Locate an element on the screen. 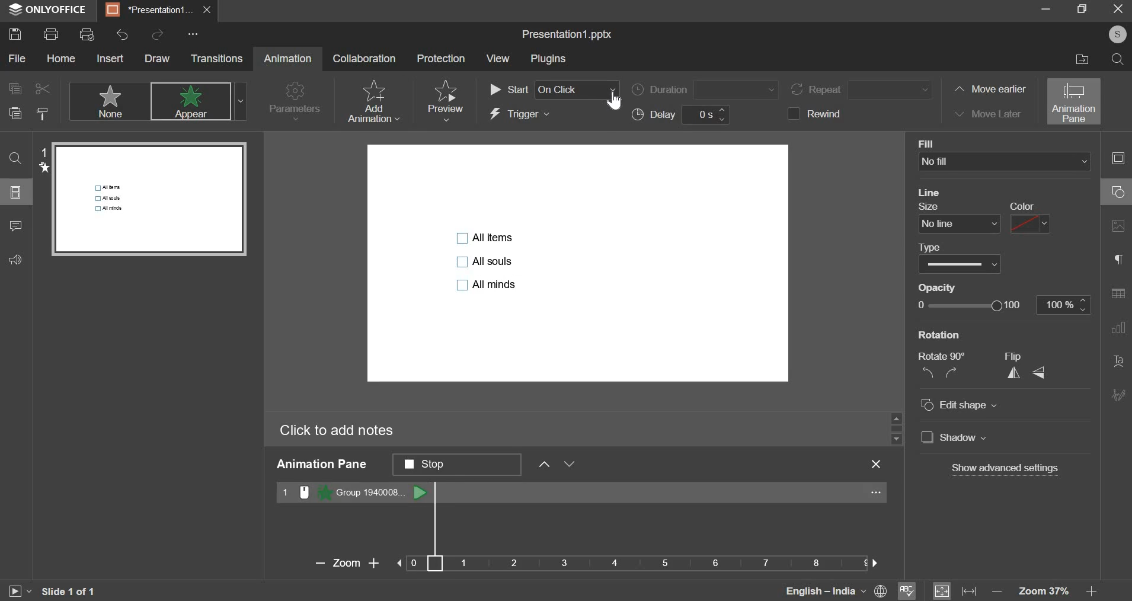  view is located at coordinates (498, 59).